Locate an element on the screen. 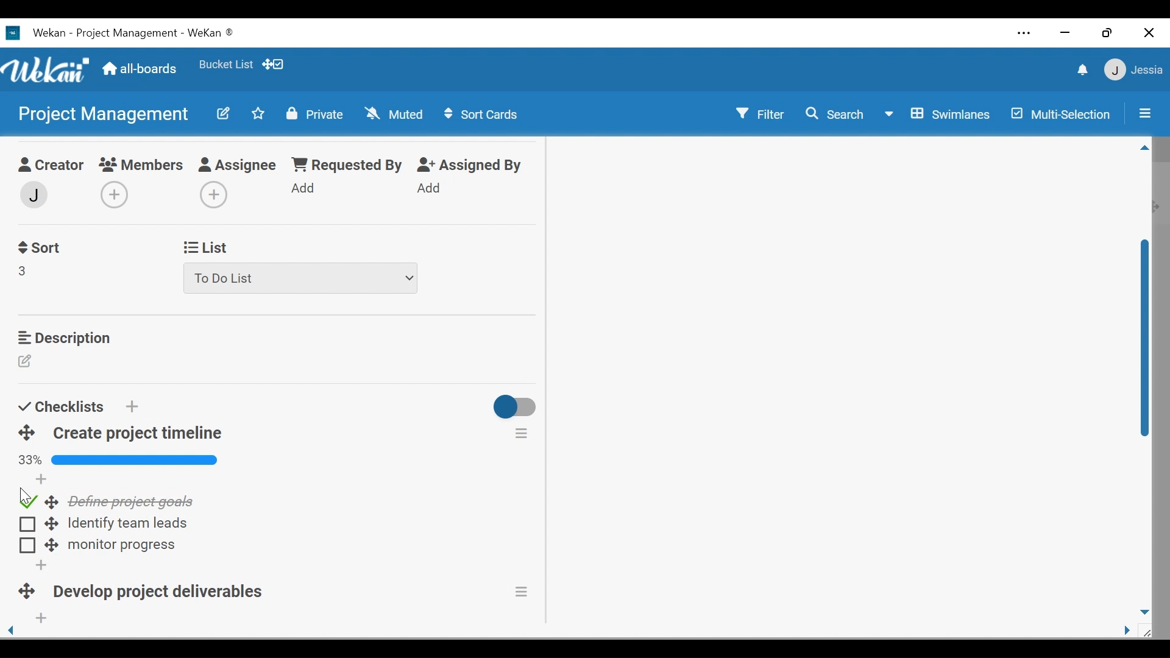 The height and width of the screenshot is (658, 1170). Creator is located at coordinates (49, 166).